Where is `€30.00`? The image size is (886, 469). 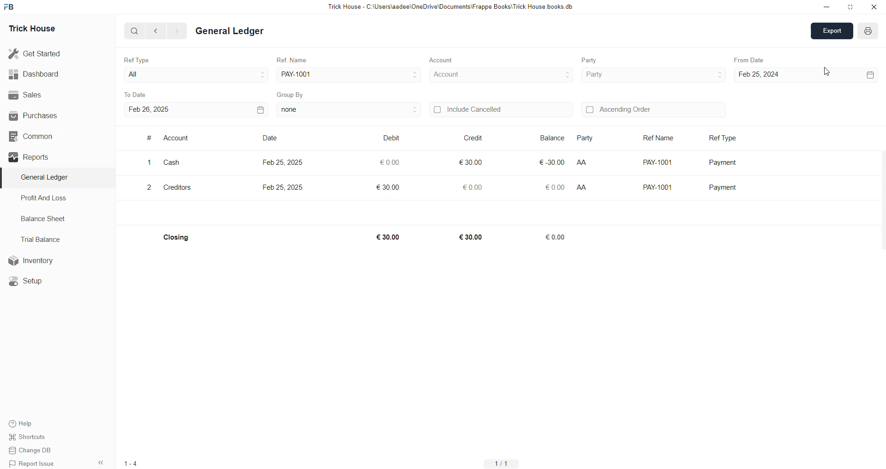
€30.00 is located at coordinates (471, 162).